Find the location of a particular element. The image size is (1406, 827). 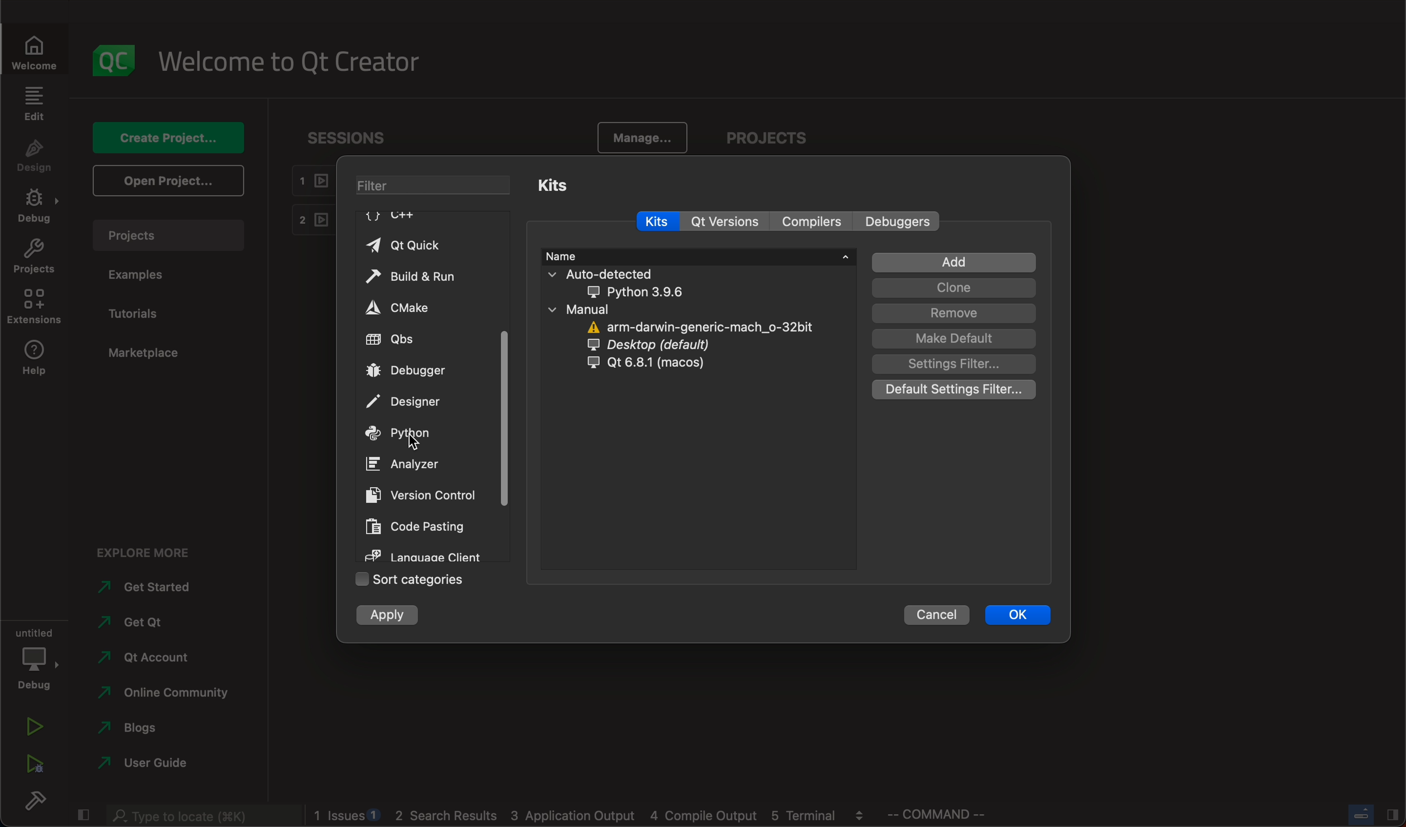

tutorials is located at coordinates (137, 315).